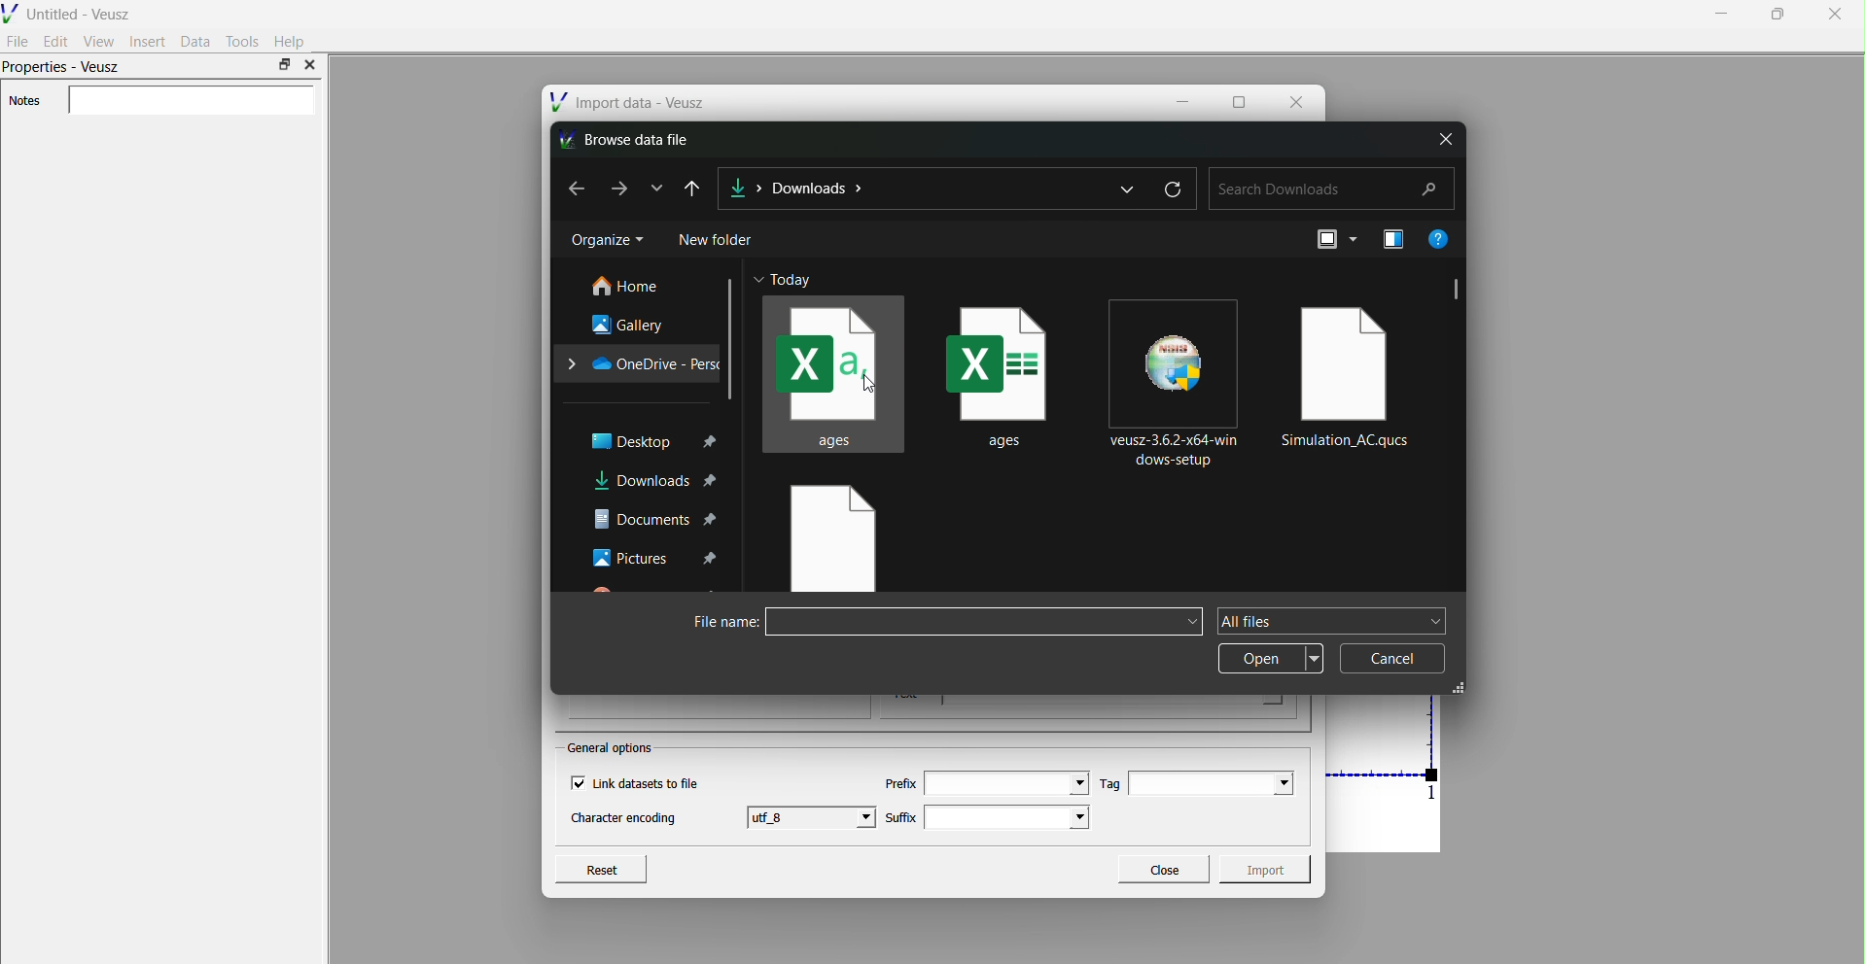 This screenshot has width=1865, height=964. Describe the element at coordinates (148, 41) in the screenshot. I see `Insert` at that location.